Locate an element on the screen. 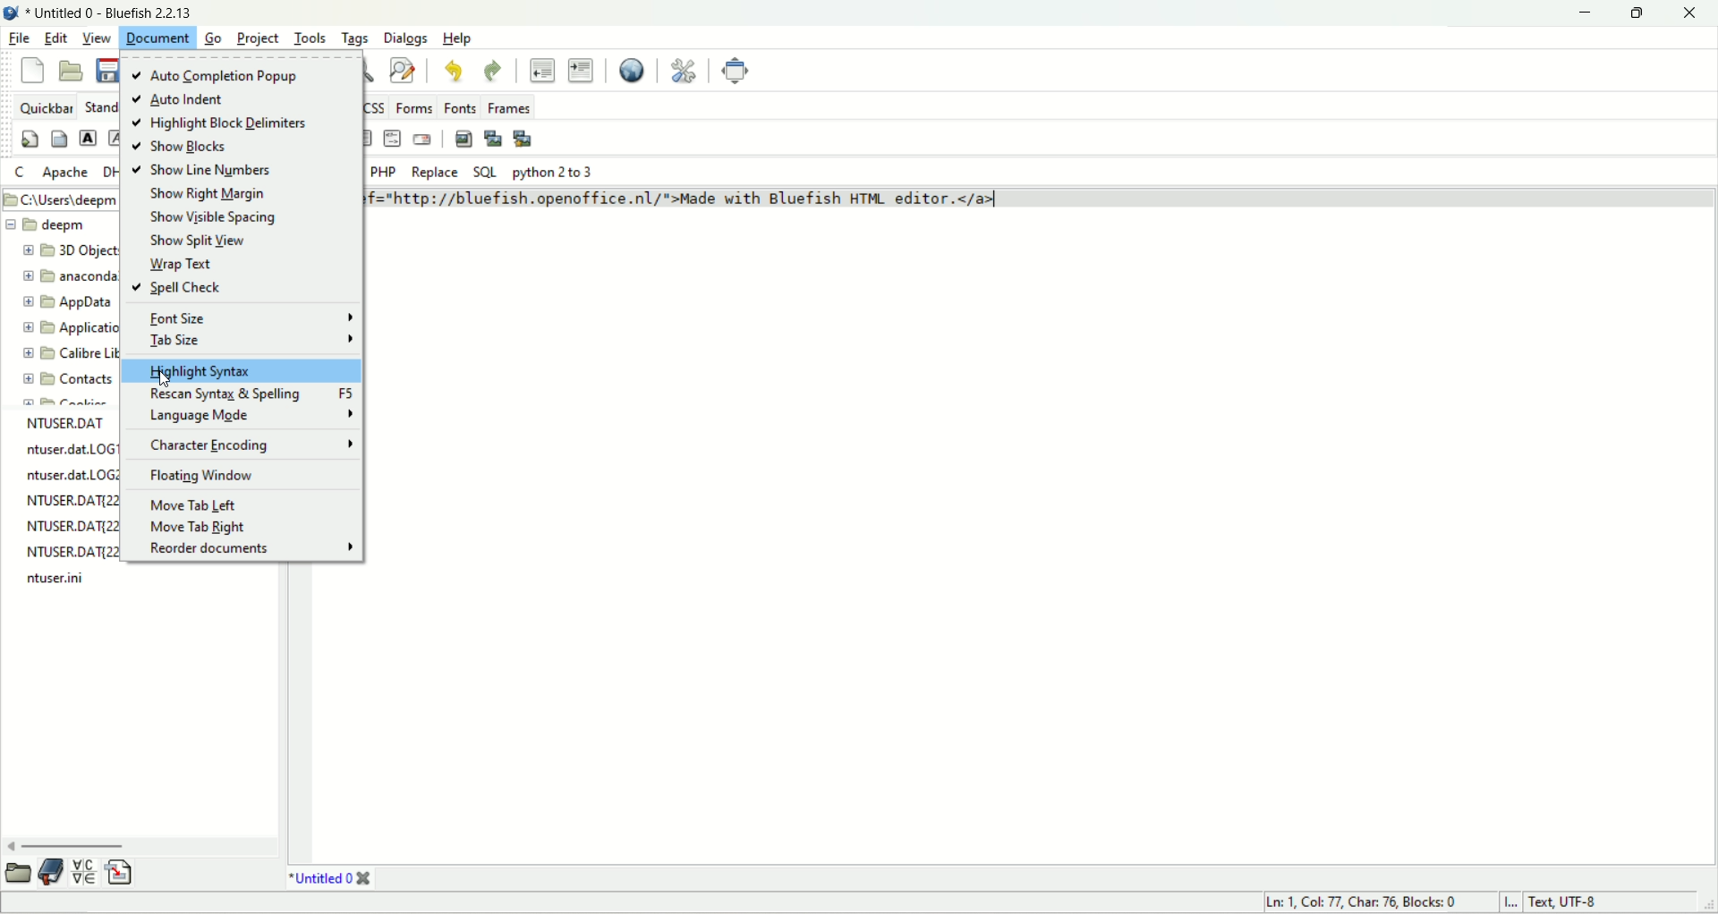 The height and width of the screenshot is (914, 1718). emphasize is located at coordinates (114, 144).